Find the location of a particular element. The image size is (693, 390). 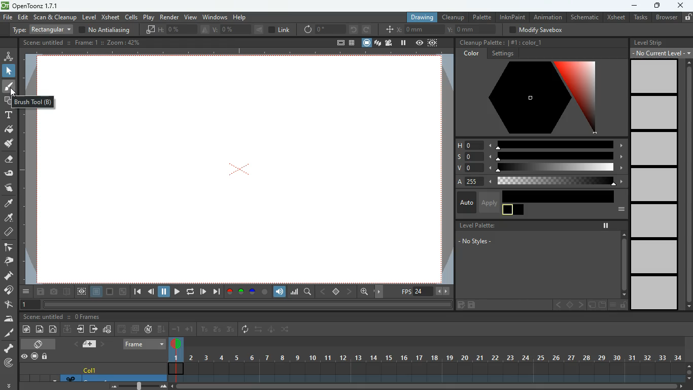

table is located at coordinates (352, 44).